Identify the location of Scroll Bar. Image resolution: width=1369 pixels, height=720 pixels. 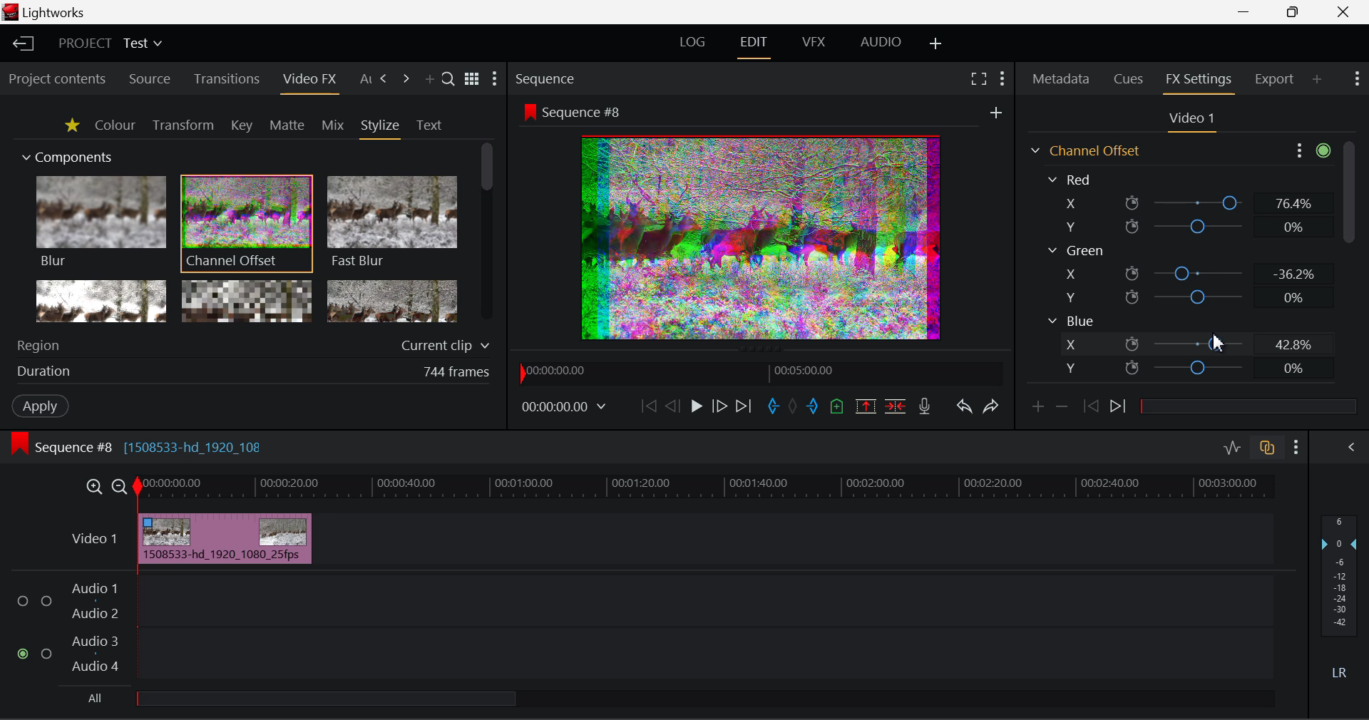
(485, 232).